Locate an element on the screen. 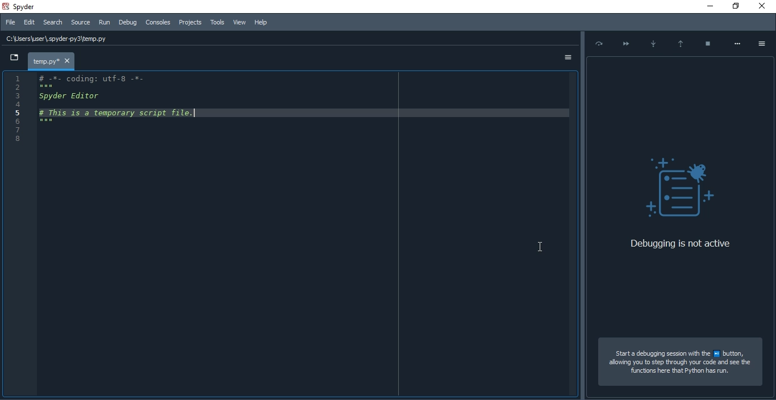  File  is located at coordinates (11, 22).